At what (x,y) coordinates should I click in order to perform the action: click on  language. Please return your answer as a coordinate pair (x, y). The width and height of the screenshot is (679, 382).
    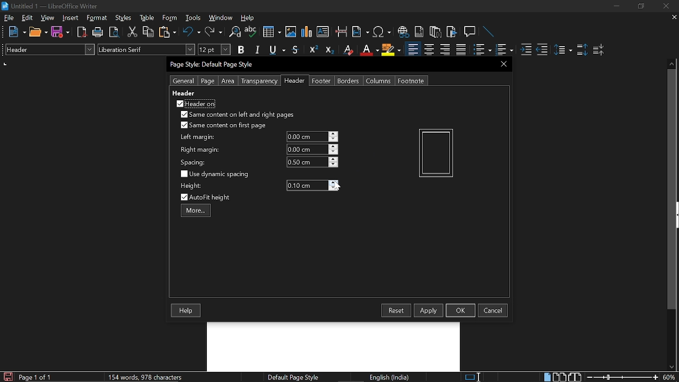
    Looking at the image, I should click on (390, 377).